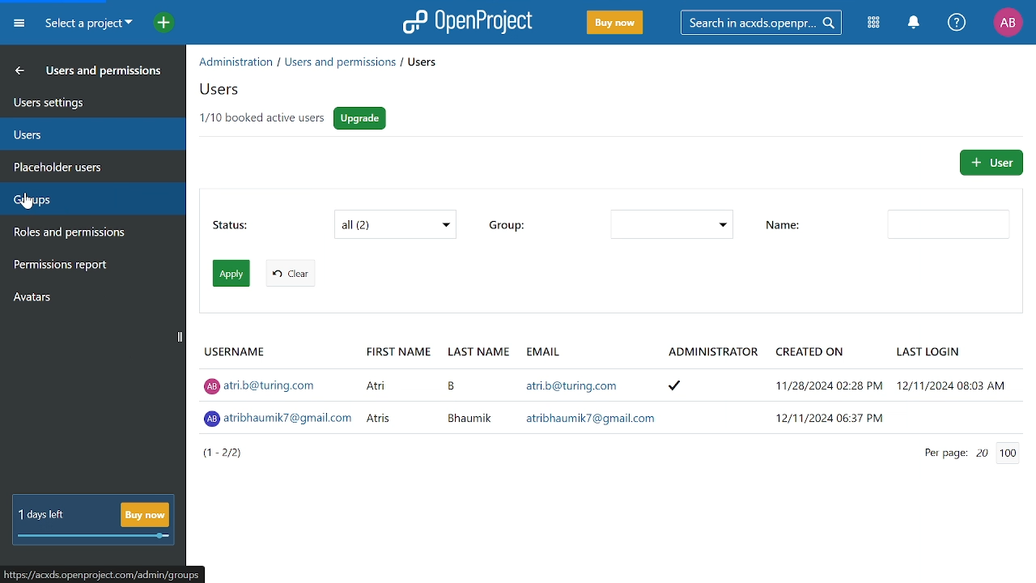  Describe the element at coordinates (104, 572) in the screenshot. I see `path` at that location.